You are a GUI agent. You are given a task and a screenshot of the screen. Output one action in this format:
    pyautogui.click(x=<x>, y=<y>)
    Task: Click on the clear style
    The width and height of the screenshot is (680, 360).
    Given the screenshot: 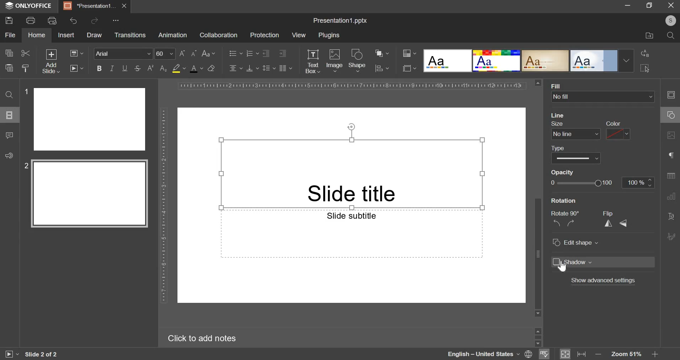 What is the action you would take?
    pyautogui.click(x=26, y=68)
    